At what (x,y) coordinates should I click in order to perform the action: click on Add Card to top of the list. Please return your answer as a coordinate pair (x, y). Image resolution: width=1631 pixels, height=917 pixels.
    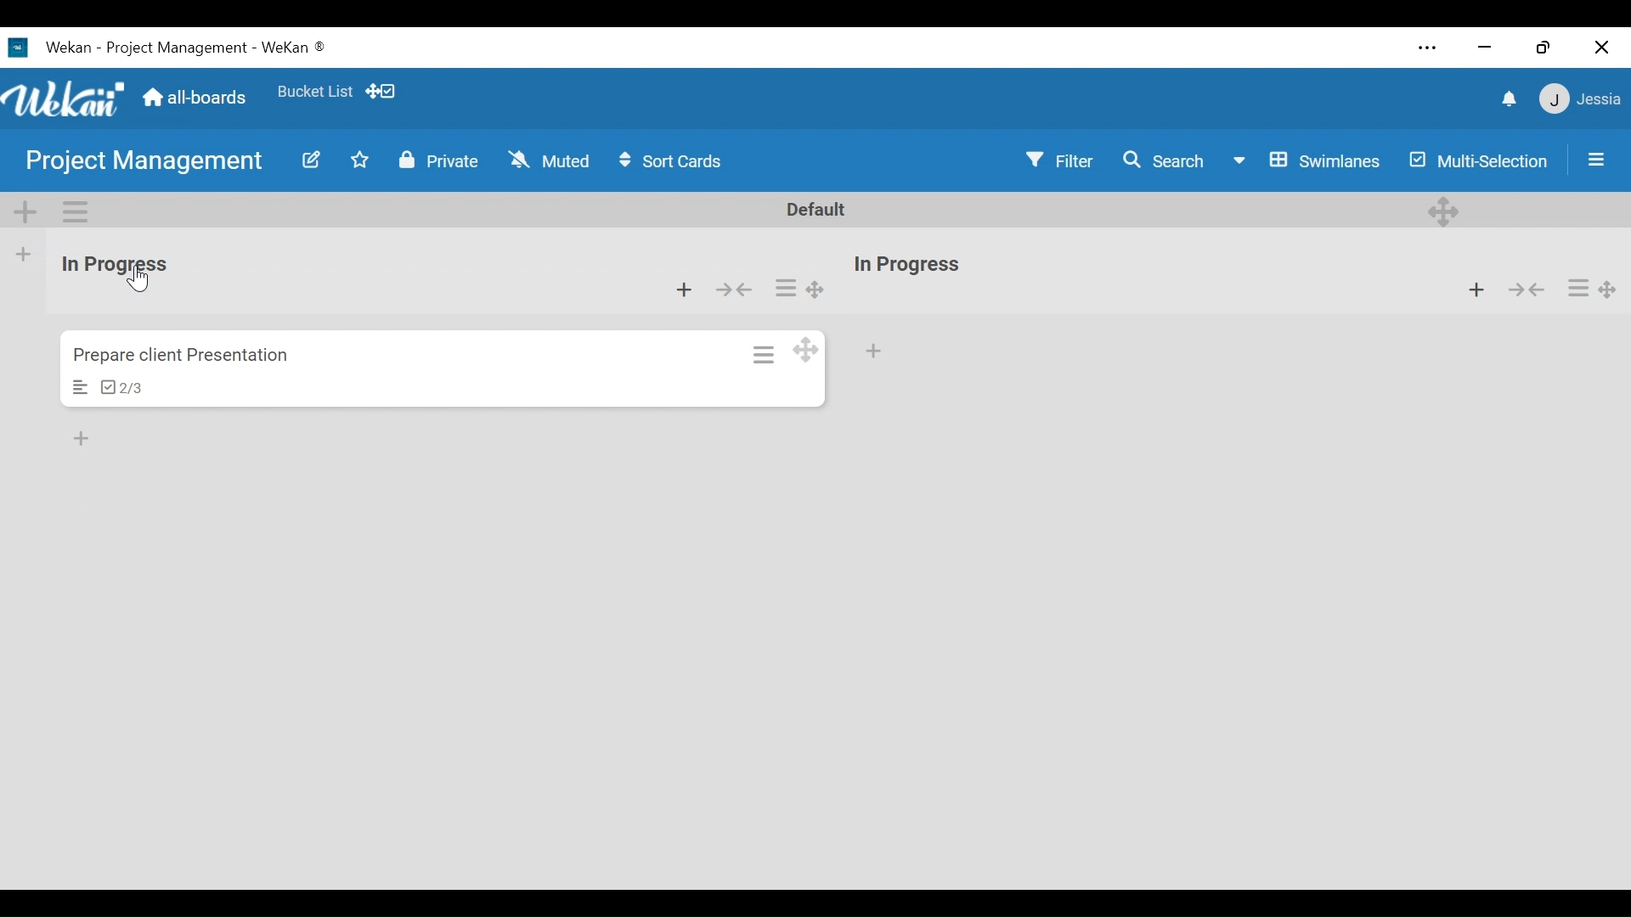
    Looking at the image, I should click on (686, 291).